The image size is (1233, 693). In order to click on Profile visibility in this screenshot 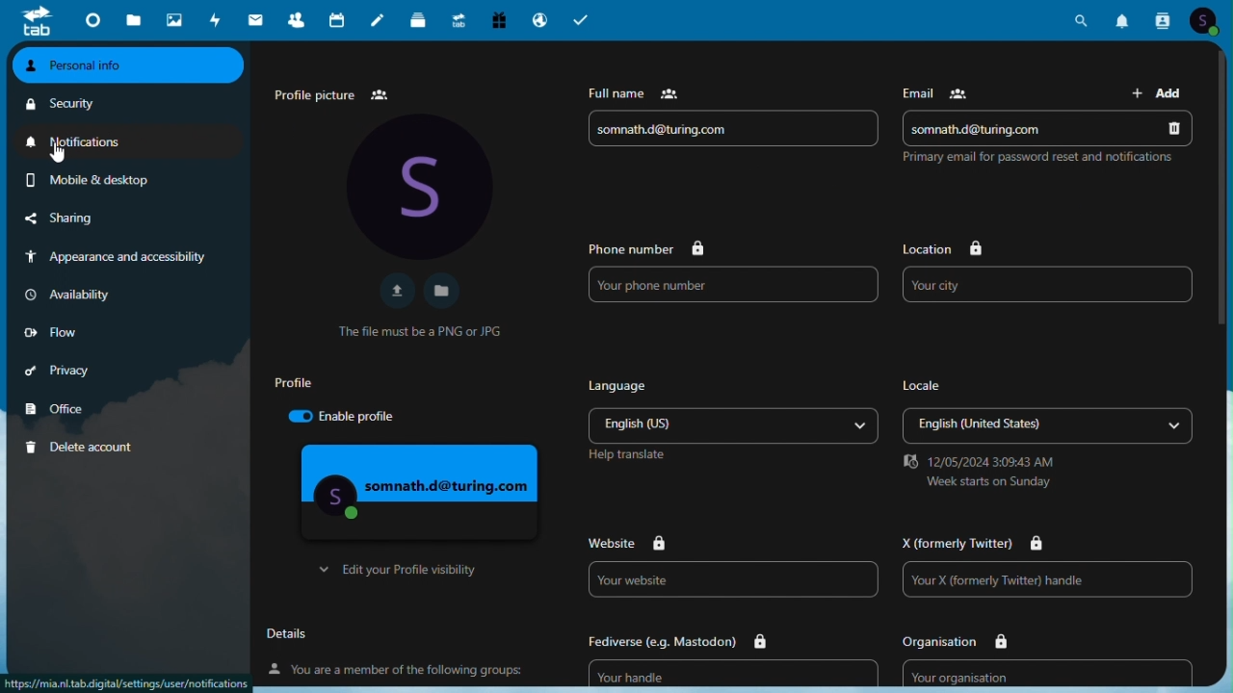, I will do `click(419, 513)`.